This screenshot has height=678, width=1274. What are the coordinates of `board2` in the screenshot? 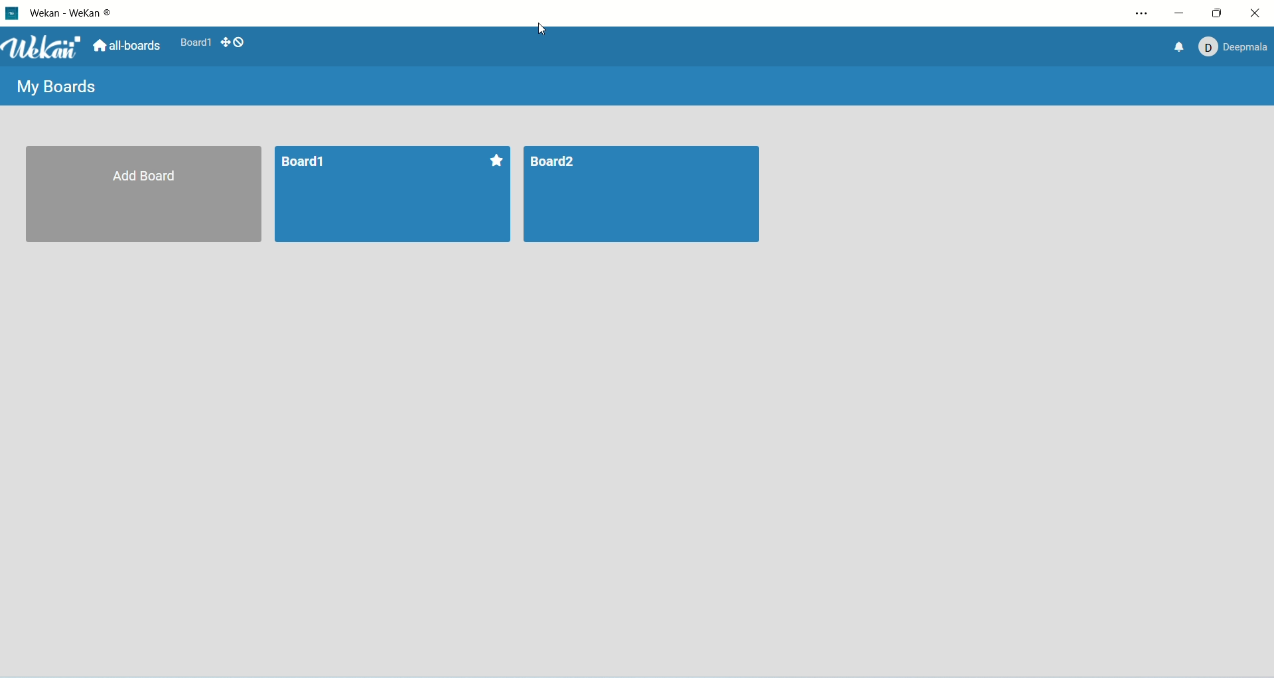 It's located at (642, 195).